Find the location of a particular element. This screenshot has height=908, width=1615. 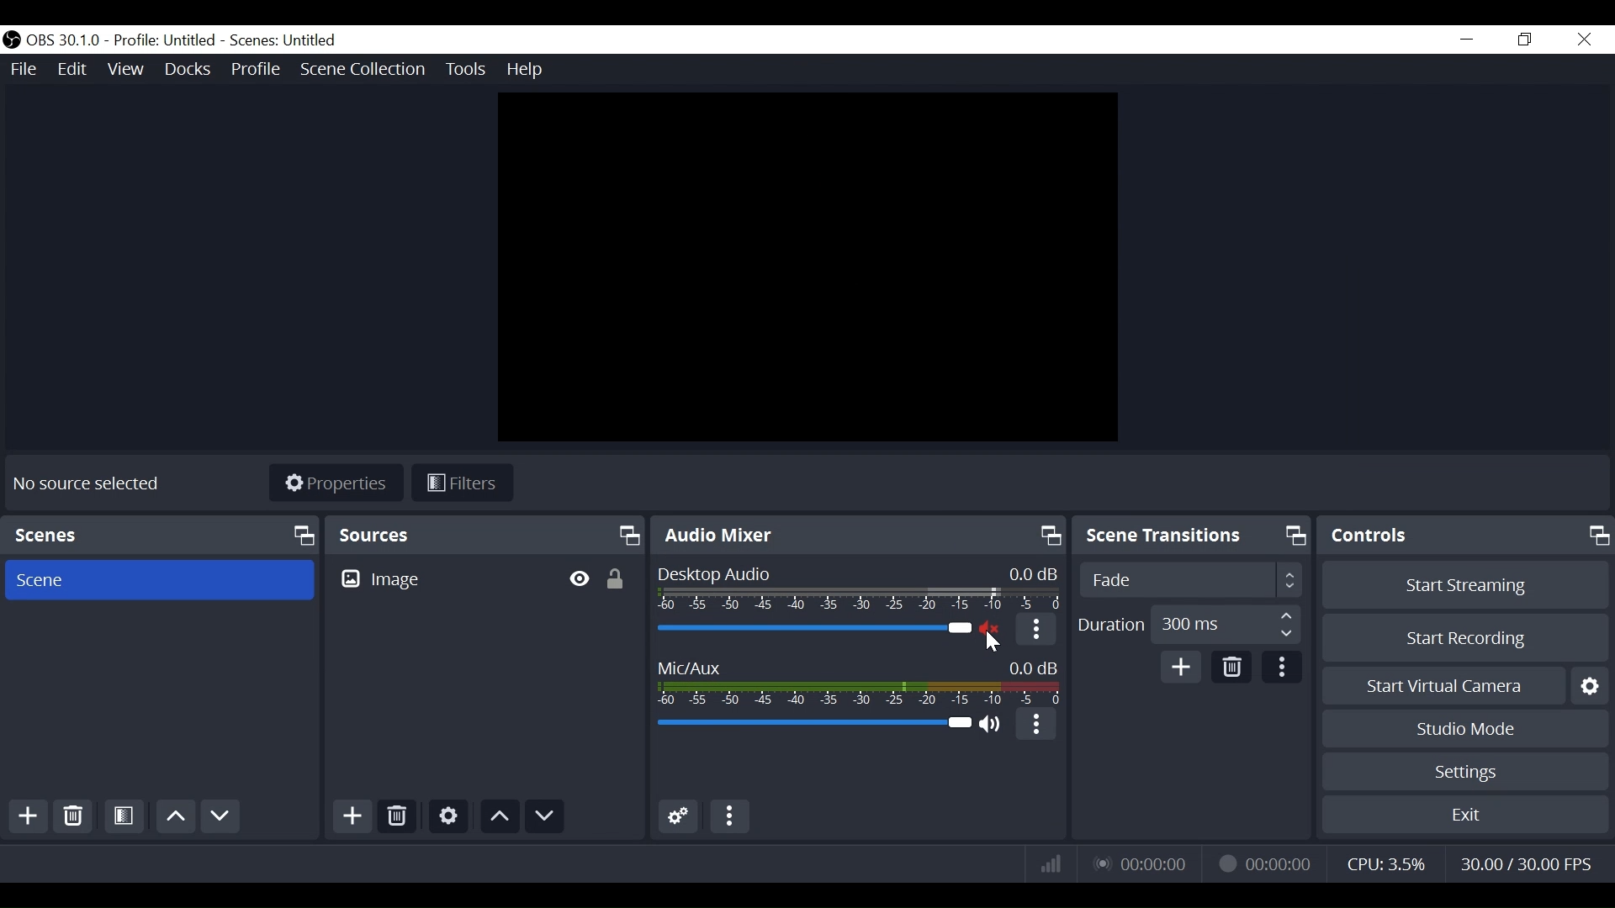

Docks is located at coordinates (189, 71).